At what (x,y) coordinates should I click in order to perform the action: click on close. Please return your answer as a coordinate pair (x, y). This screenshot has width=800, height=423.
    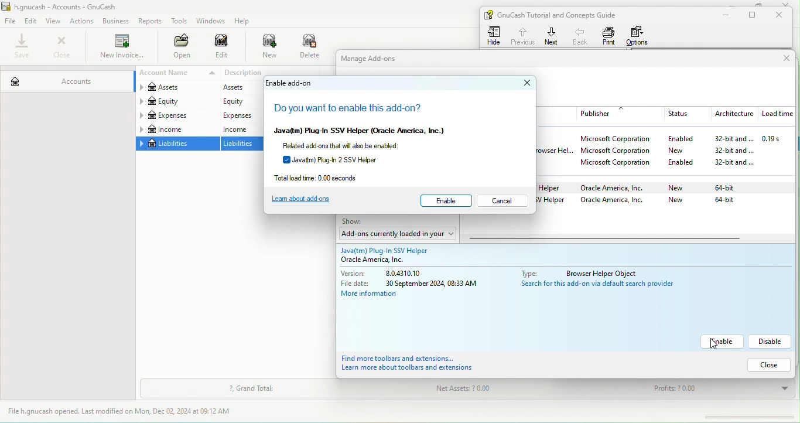
    Looking at the image, I should click on (61, 47).